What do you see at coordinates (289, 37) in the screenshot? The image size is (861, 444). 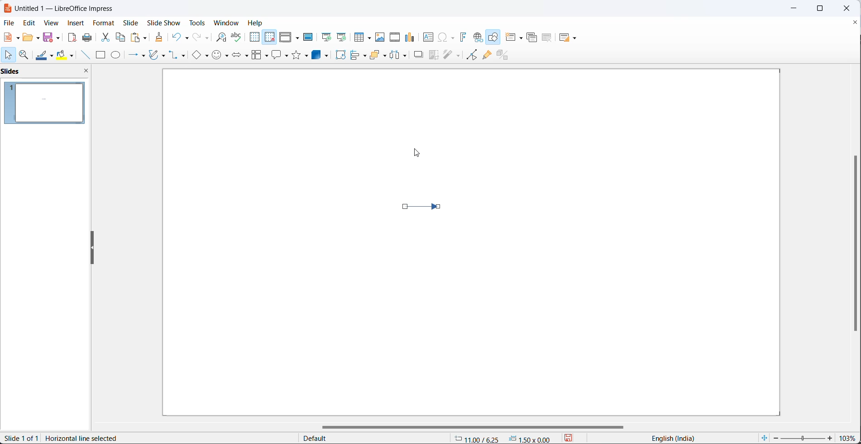 I see `display view` at bounding box center [289, 37].